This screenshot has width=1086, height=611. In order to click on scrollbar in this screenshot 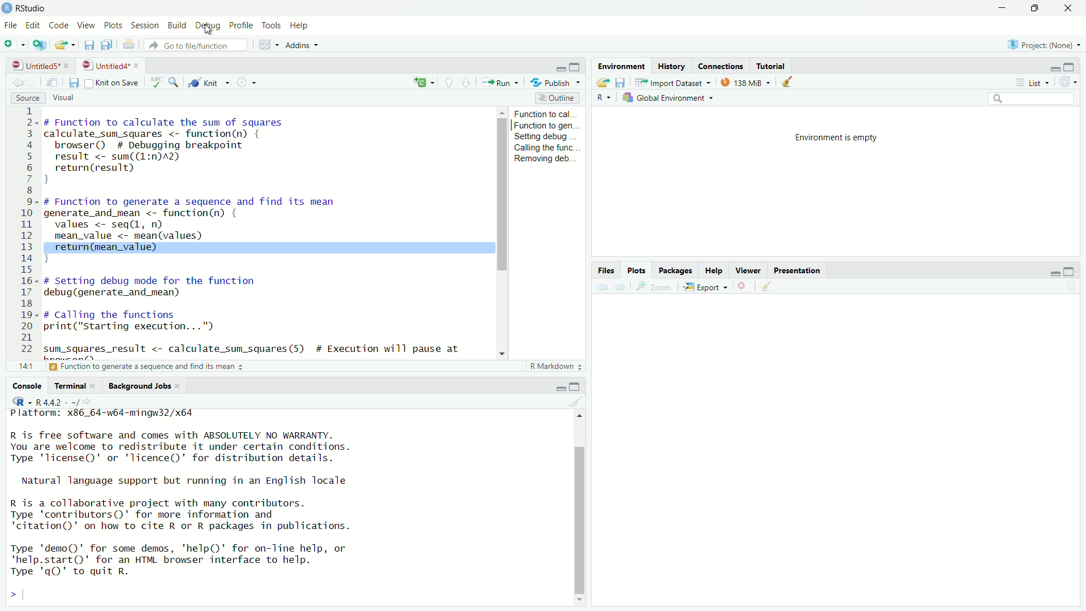, I will do `click(582, 513)`.